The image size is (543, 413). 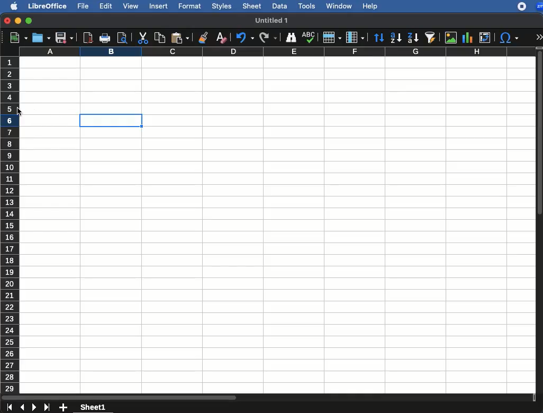 I want to click on column , so click(x=354, y=37).